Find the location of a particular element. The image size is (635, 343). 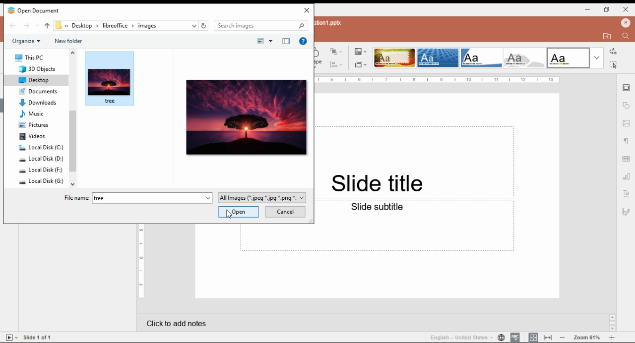

language is located at coordinates (464, 338).